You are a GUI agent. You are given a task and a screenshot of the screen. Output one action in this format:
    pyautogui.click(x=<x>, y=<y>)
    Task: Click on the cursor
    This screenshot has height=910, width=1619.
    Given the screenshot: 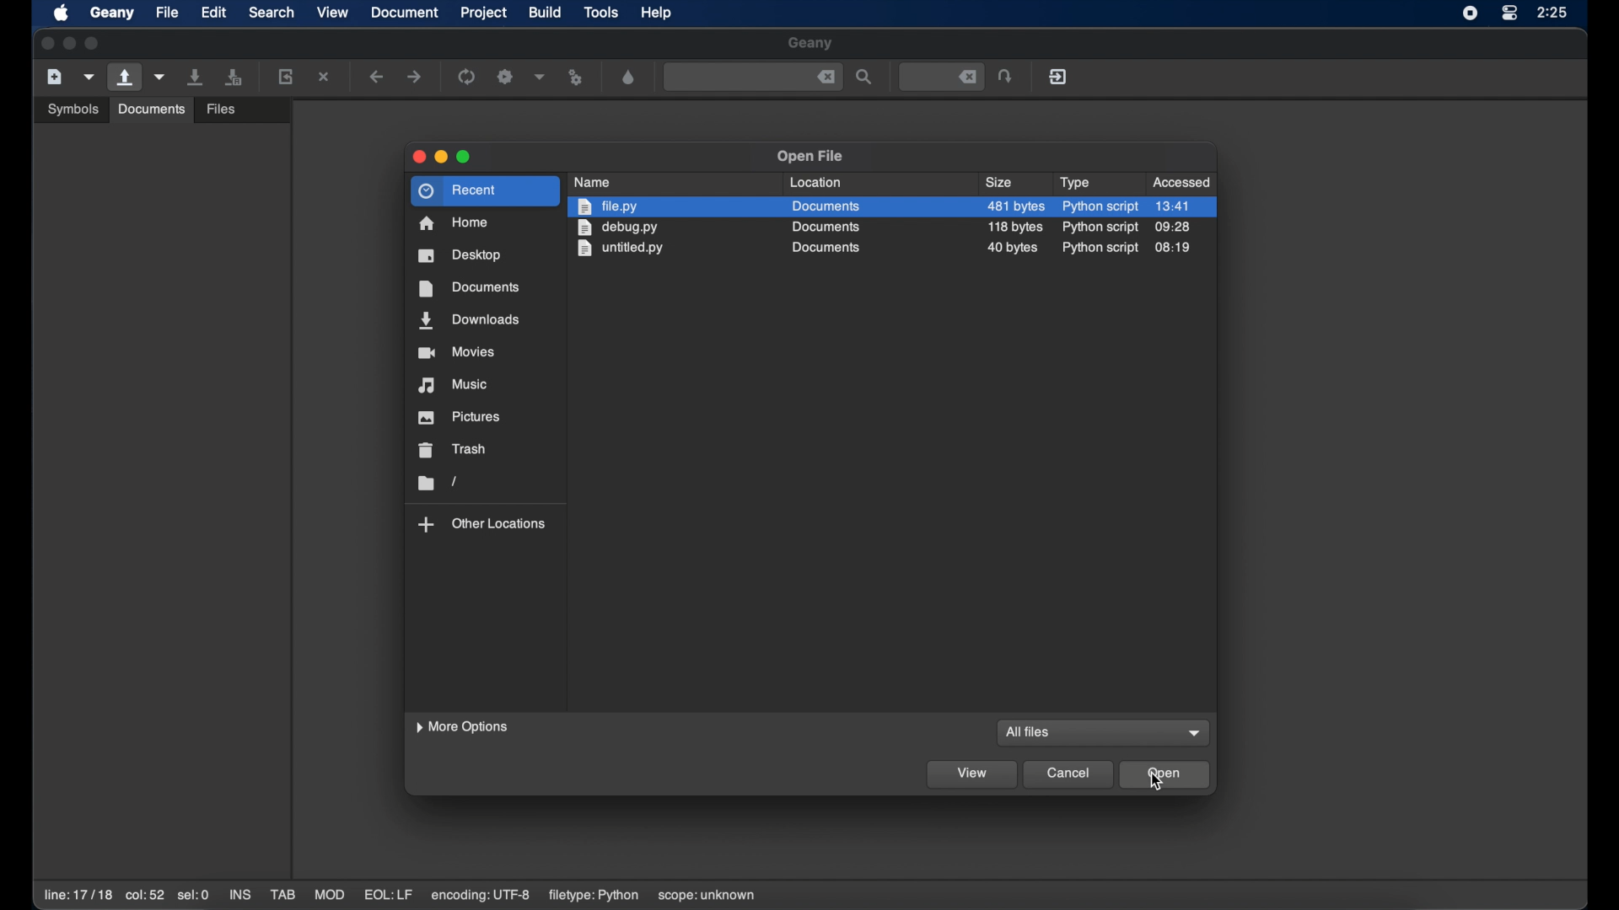 What is the action you would take?
    pyautogui.click(x=1158, y=784)
    